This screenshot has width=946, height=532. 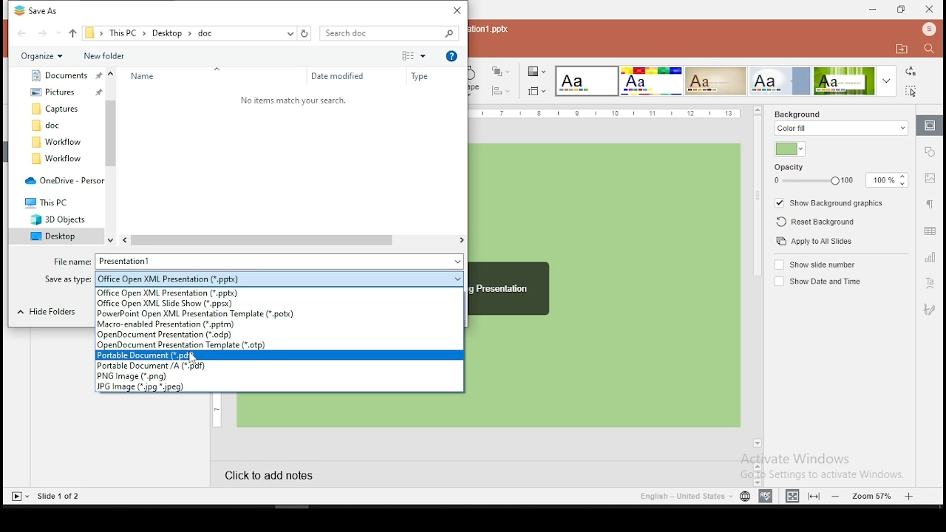 I want to click on Name, so click(x=149, y=75).